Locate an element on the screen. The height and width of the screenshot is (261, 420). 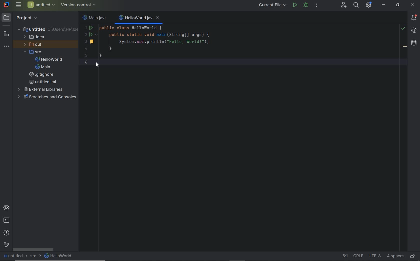
structure is located at coordinates (6, 34).